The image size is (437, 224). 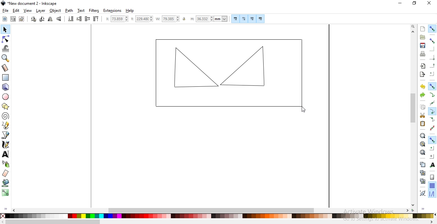 What do you see at coordinates (33, 19) in the screenshot?
I see `rotate 90 counter clockwise` at bounding box center [33, 19].